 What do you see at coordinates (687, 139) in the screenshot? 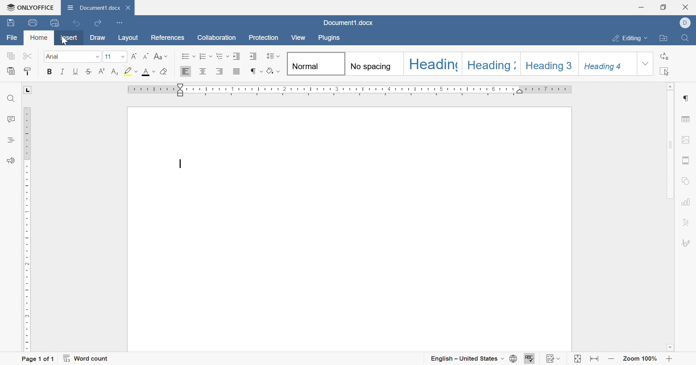
I see `Image settings` at bounding box center [687, 139].